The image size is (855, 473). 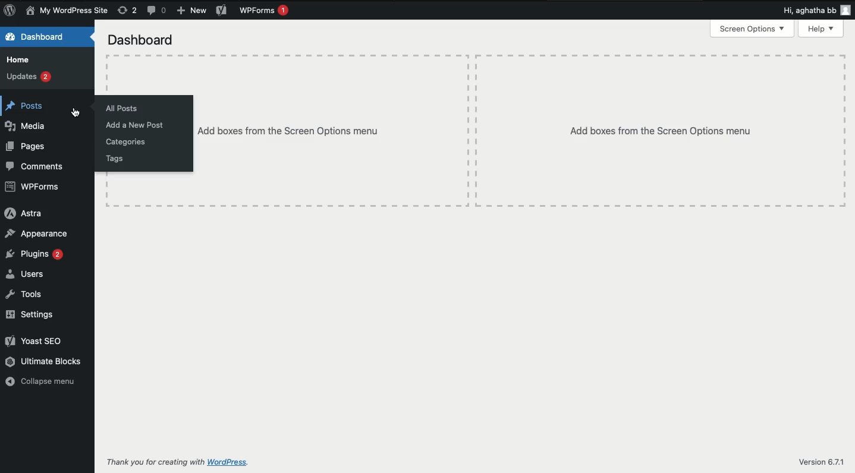 What do you see at coordinates (26, 294) in the screenshot?
I see `Tools` at bounding box center [26, 294].